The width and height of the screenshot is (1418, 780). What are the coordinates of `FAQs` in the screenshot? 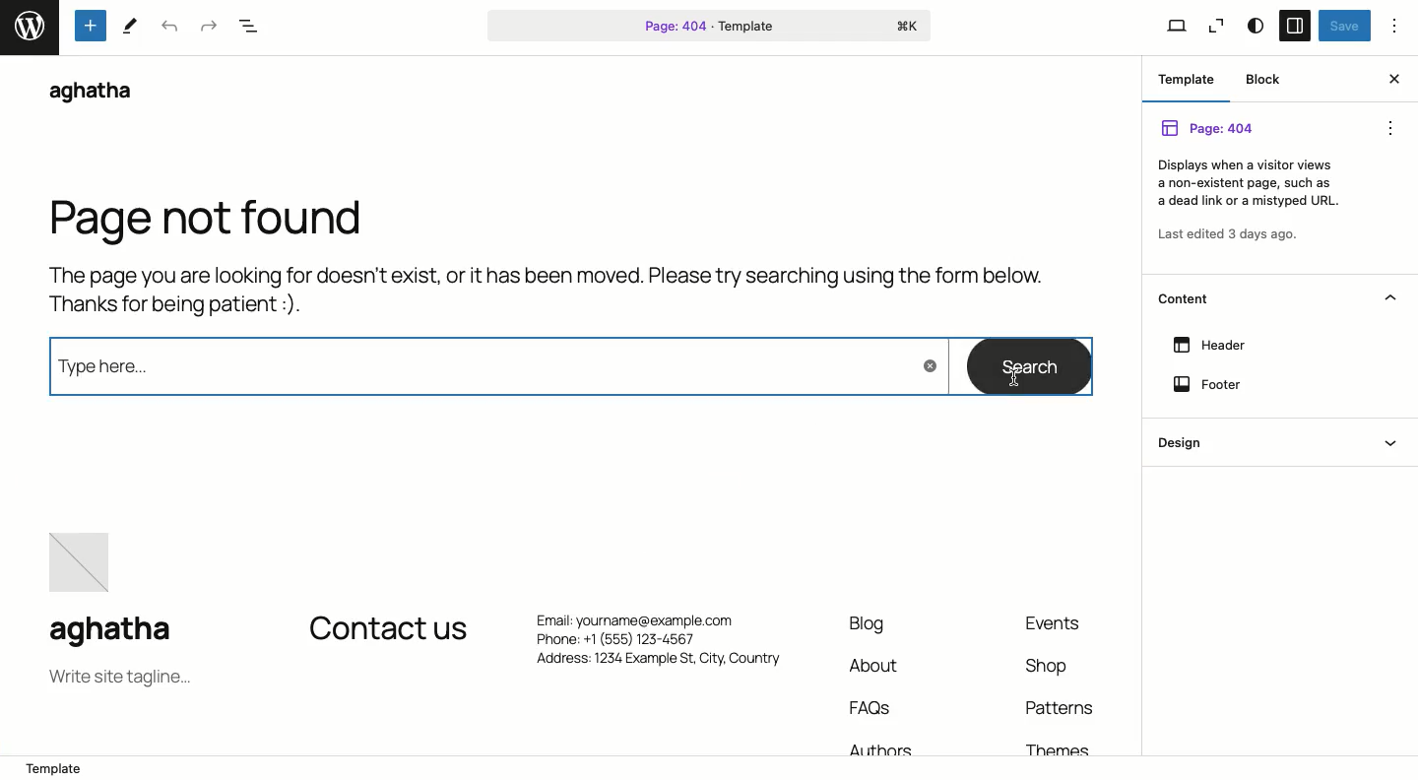 It's located at (873, 708).